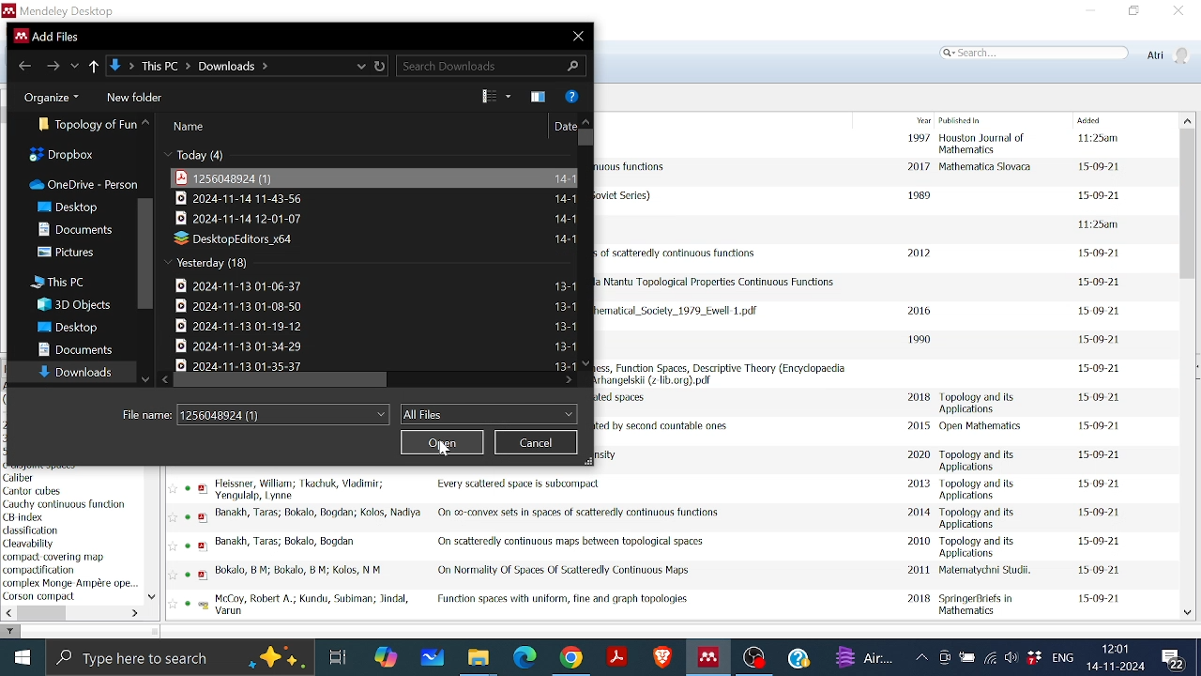  Describe the element at coordinates (918, 195) in the screenshot. I see `1989` at that location.